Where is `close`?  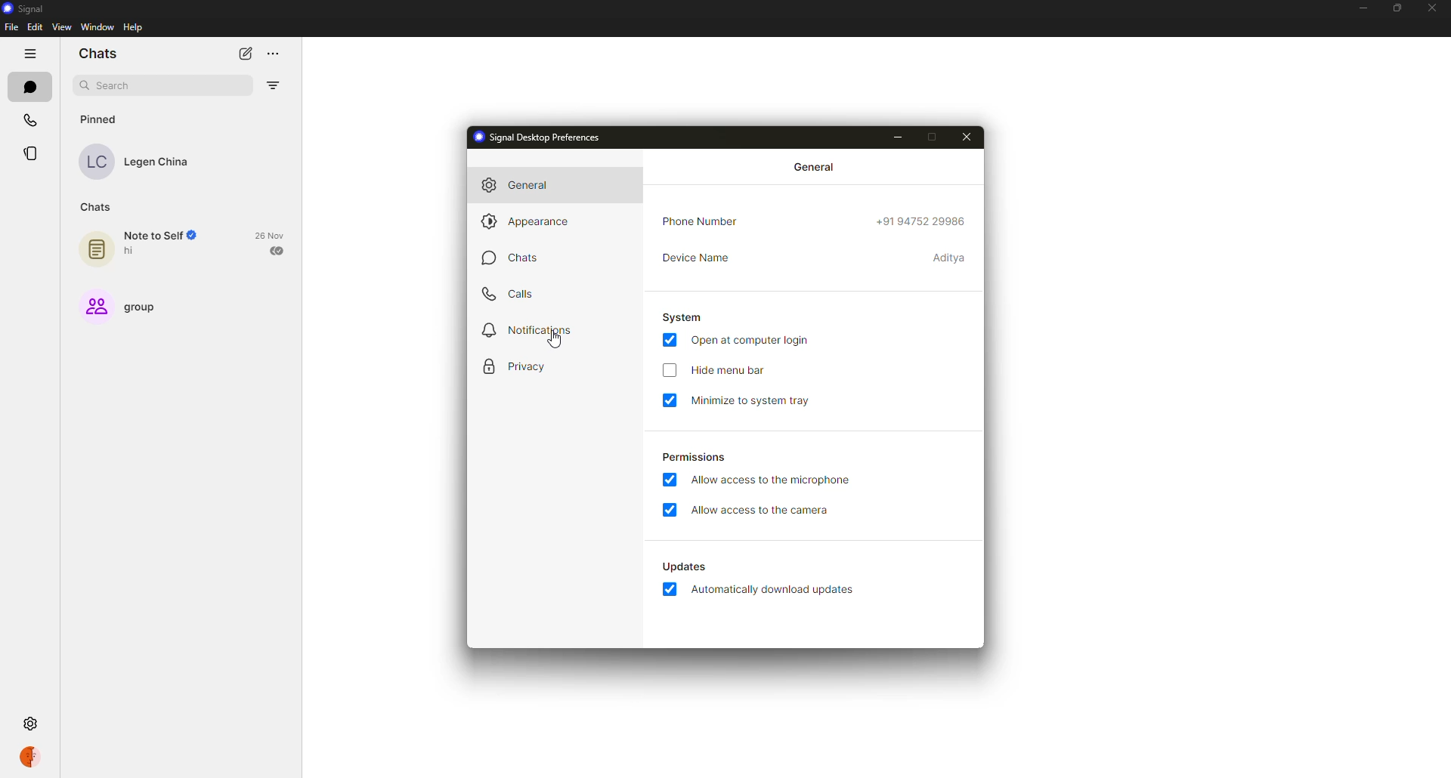
close is located at coordinates (1434, 6).